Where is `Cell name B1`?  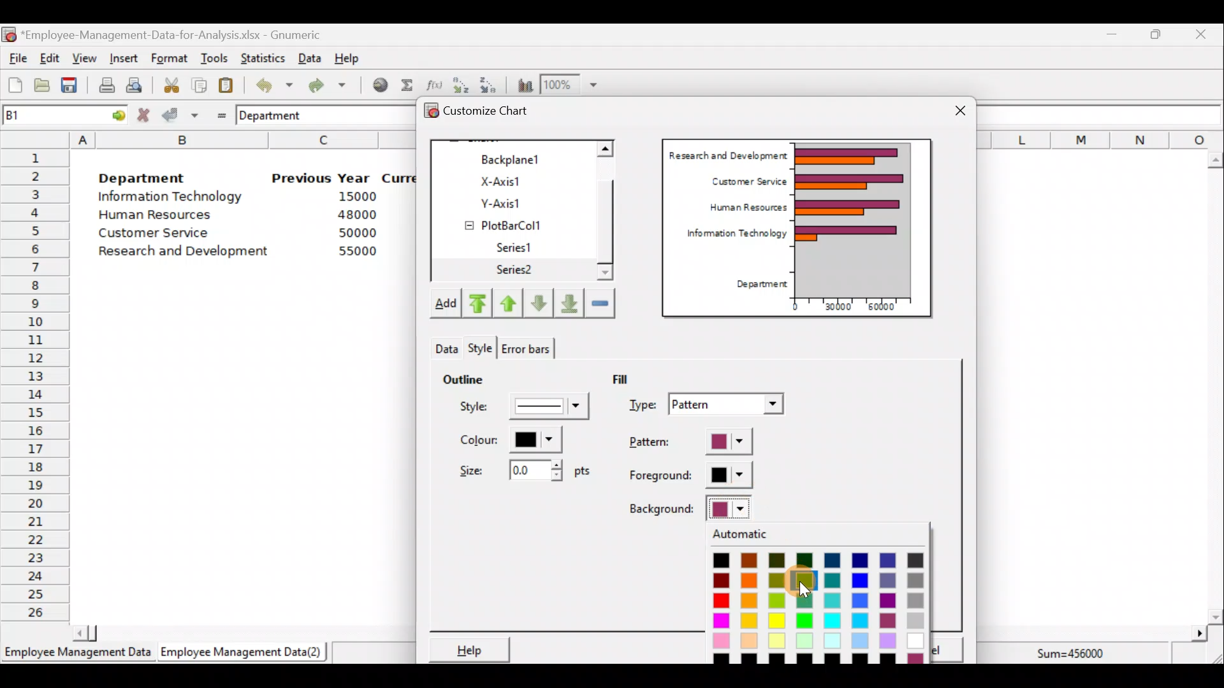 Cell name B1 is located at coordinates (42, 115).